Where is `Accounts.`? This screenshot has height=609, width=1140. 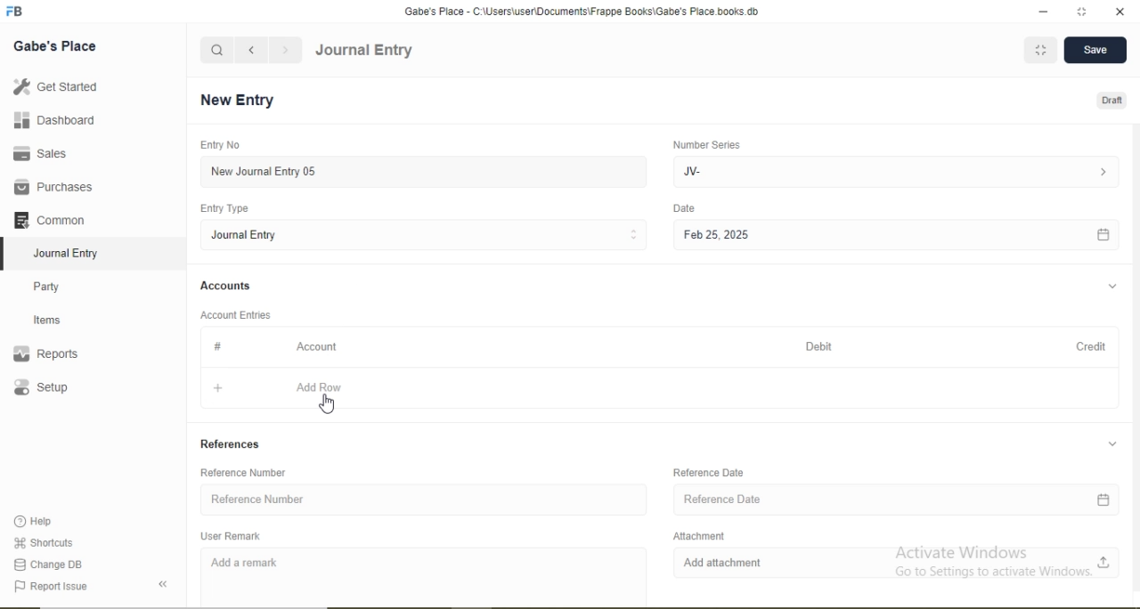 Accounts. is located at coordinates (226, 286).